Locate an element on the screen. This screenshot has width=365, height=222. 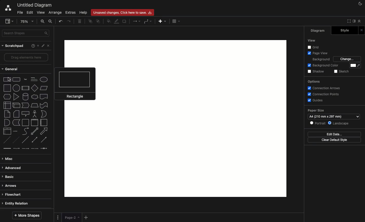
Canvas is located at coordinates (272, 119).